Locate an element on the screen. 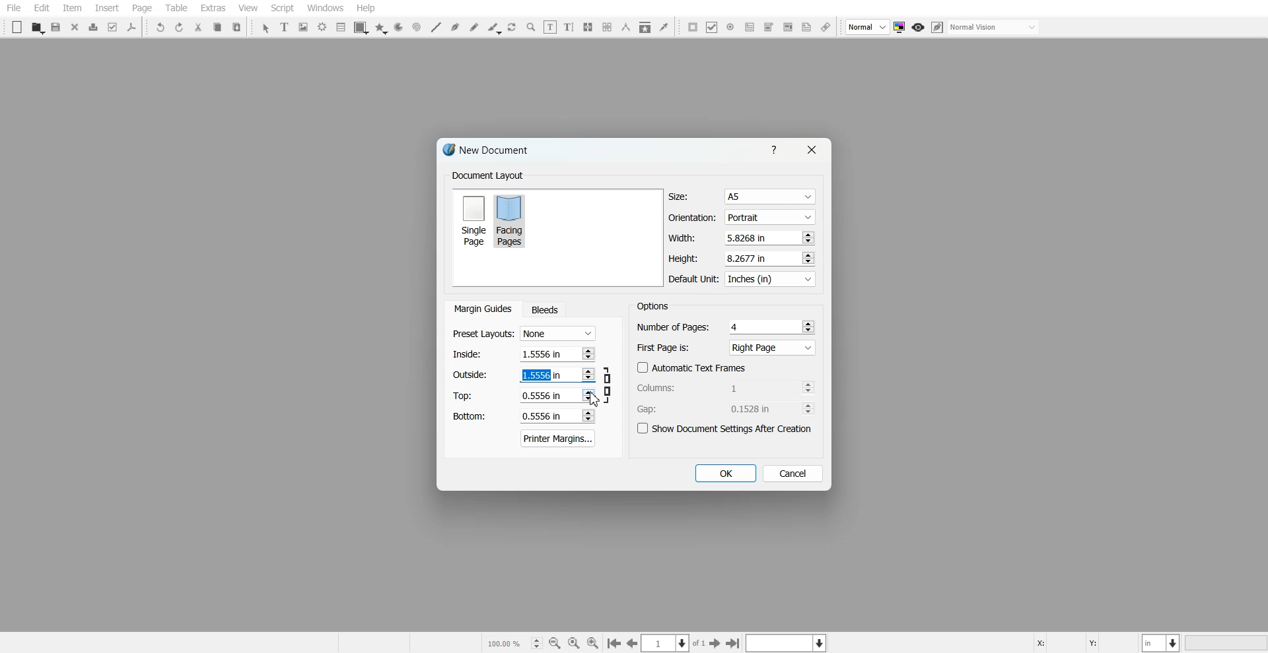 This screenshot has height=653, width=1268. Text Frame is located at coordinates (285, 26).